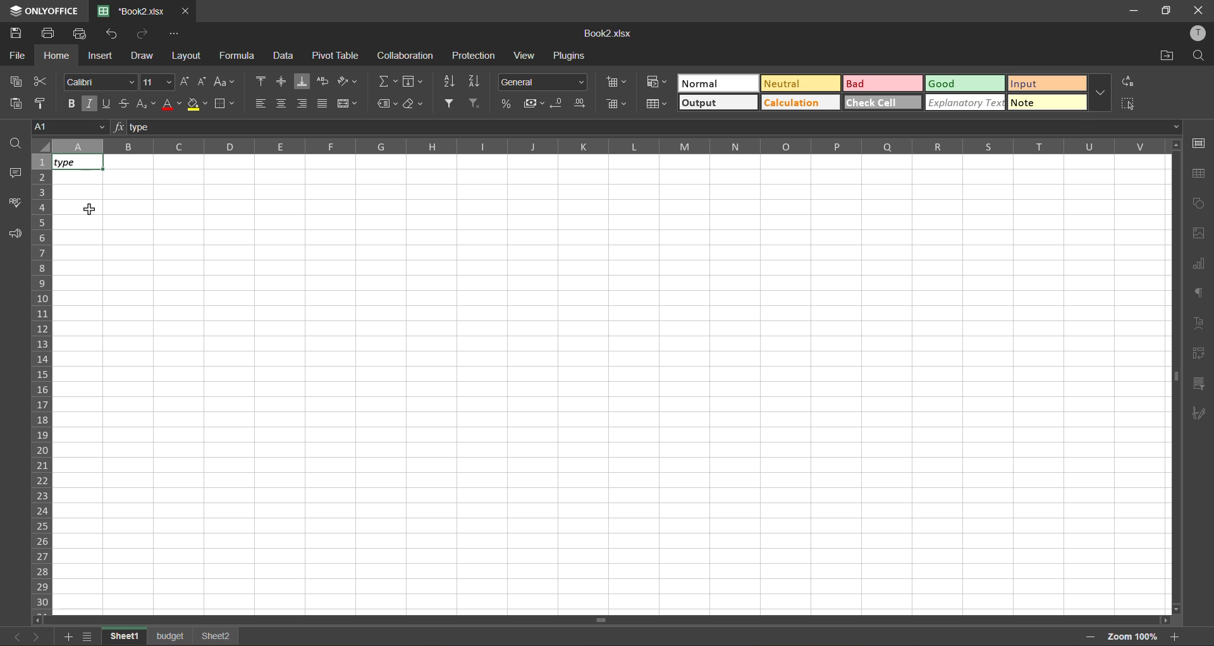 This screenshot has height=646, width=1214. What do you see at coordinates (964, 83) in the screenshot?
I see `good` at bounding box center [964, 83].